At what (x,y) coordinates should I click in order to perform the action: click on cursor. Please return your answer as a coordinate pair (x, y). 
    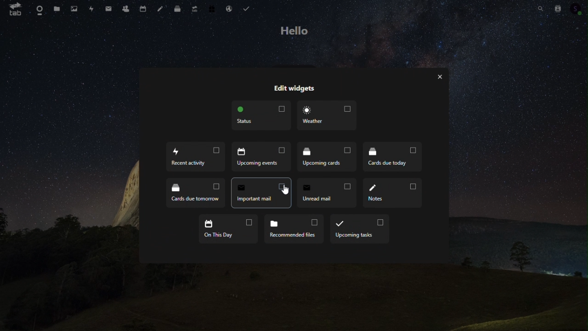
    Looking at the image, I should click on (284, 188).